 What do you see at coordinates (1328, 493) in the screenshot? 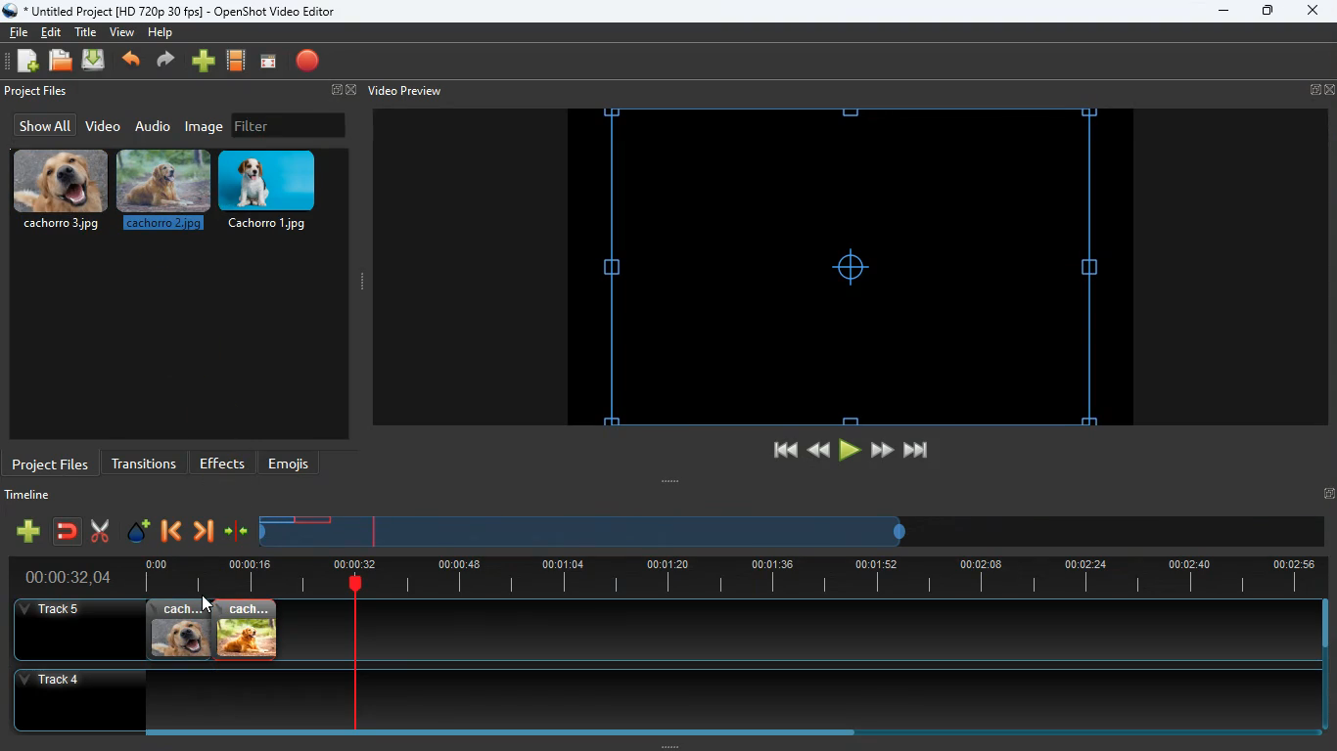
I see `Fullscreen` at bounding box center [1328, 493].